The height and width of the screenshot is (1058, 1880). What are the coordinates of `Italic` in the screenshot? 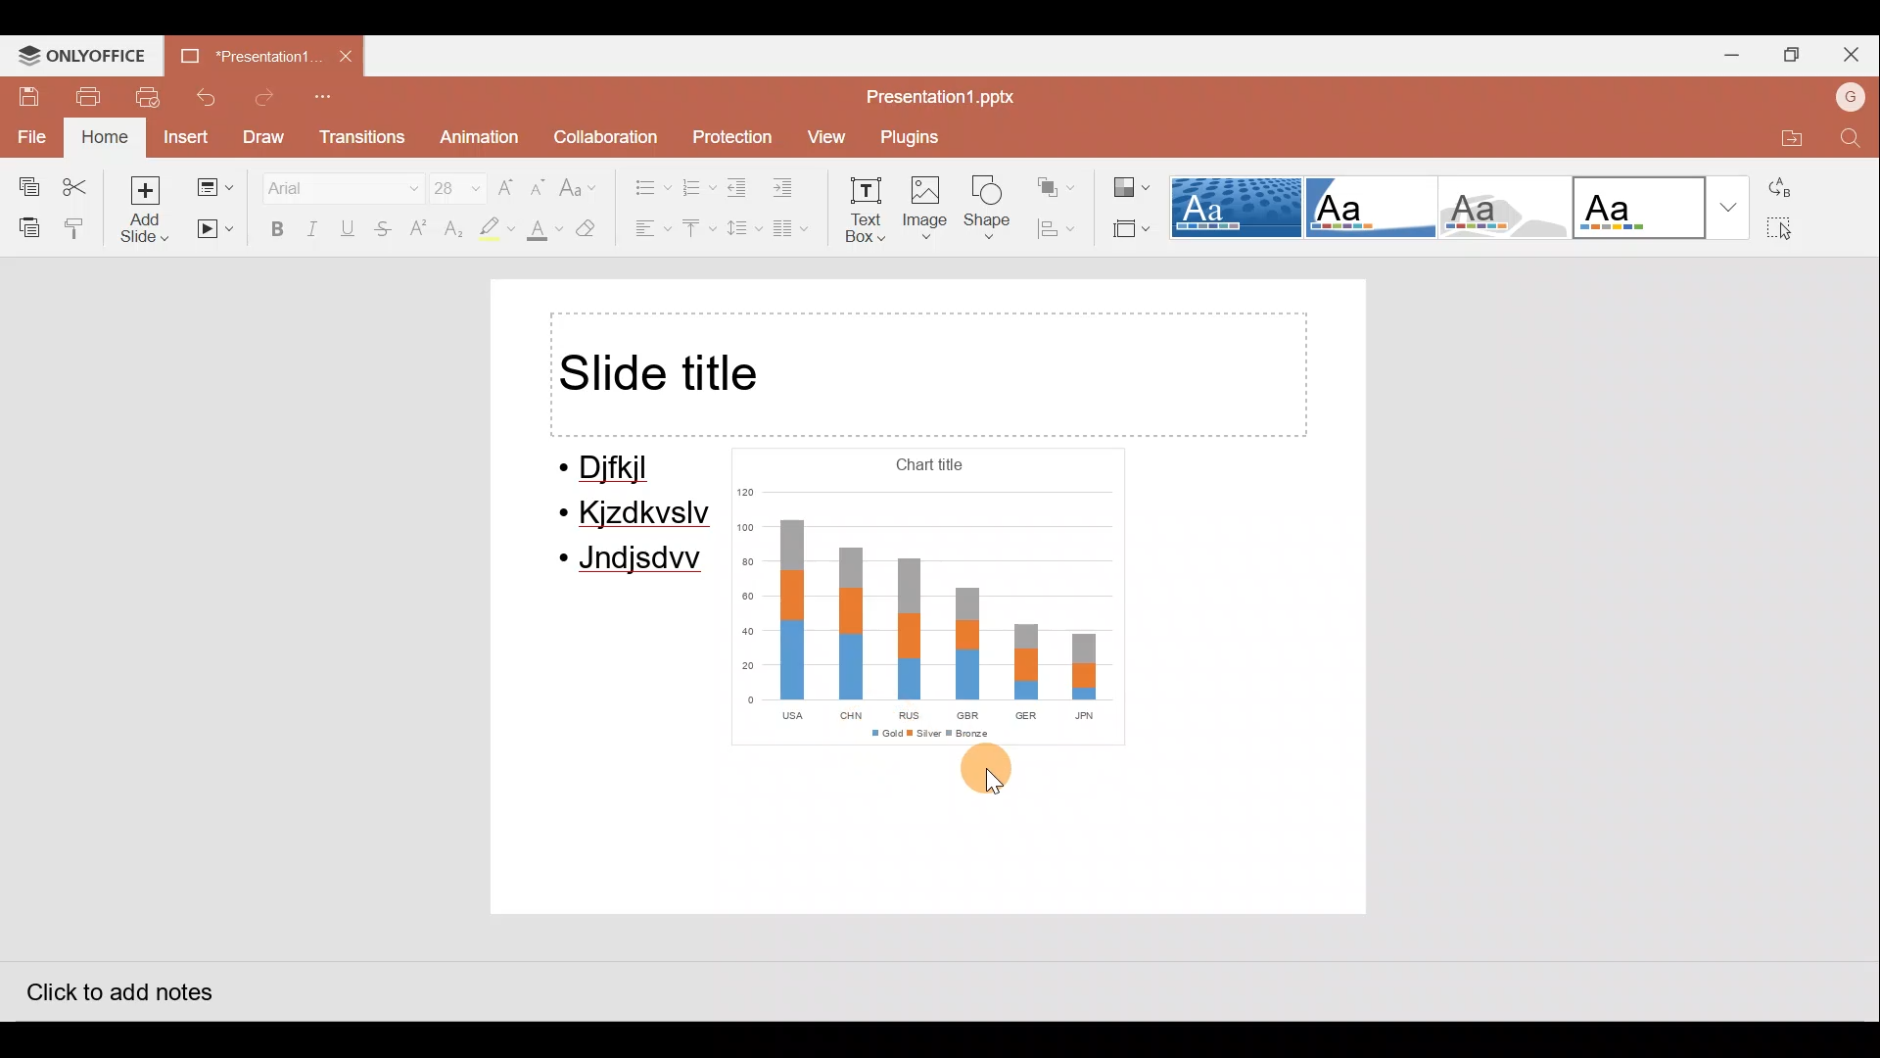 It's located at (313, 227).